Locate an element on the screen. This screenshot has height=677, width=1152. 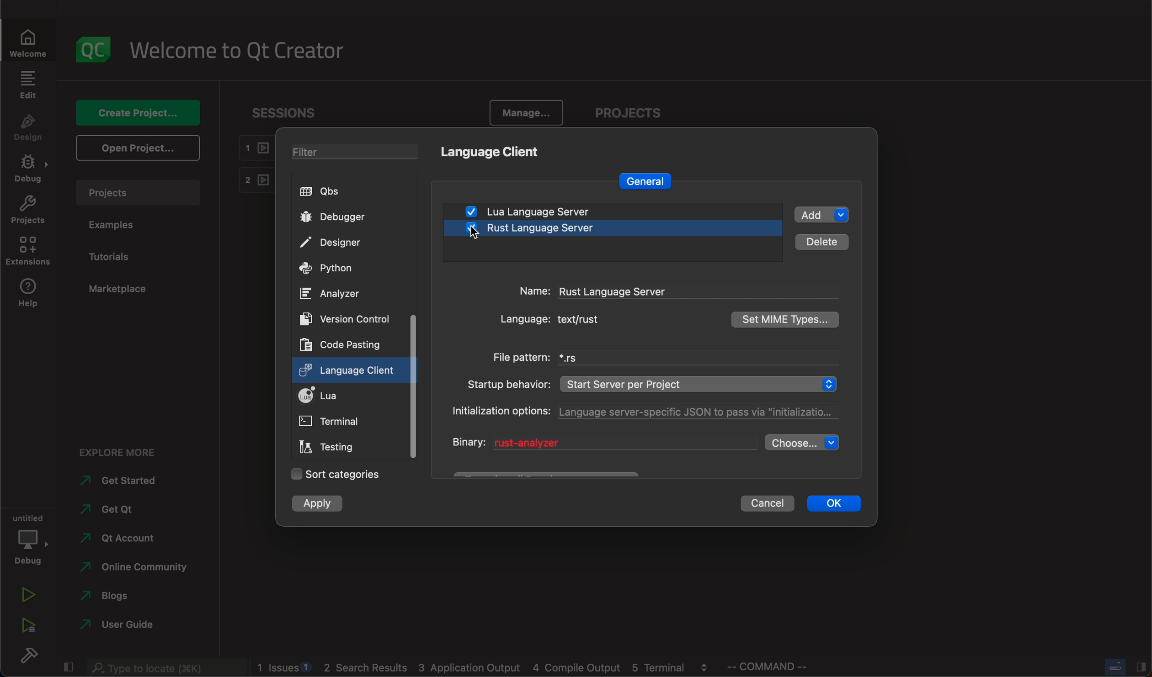
ANALYZER is located at coordinates (337, 294).